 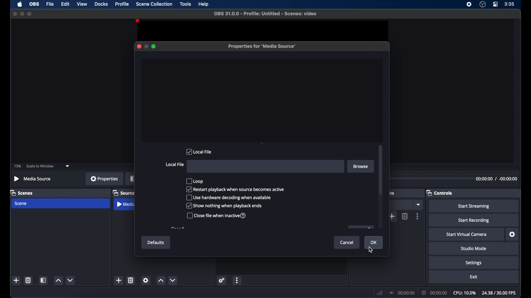 What do you see at coordinates (238, 280) in the screenshot?
I see `more options` at bounding box center [238, 280].